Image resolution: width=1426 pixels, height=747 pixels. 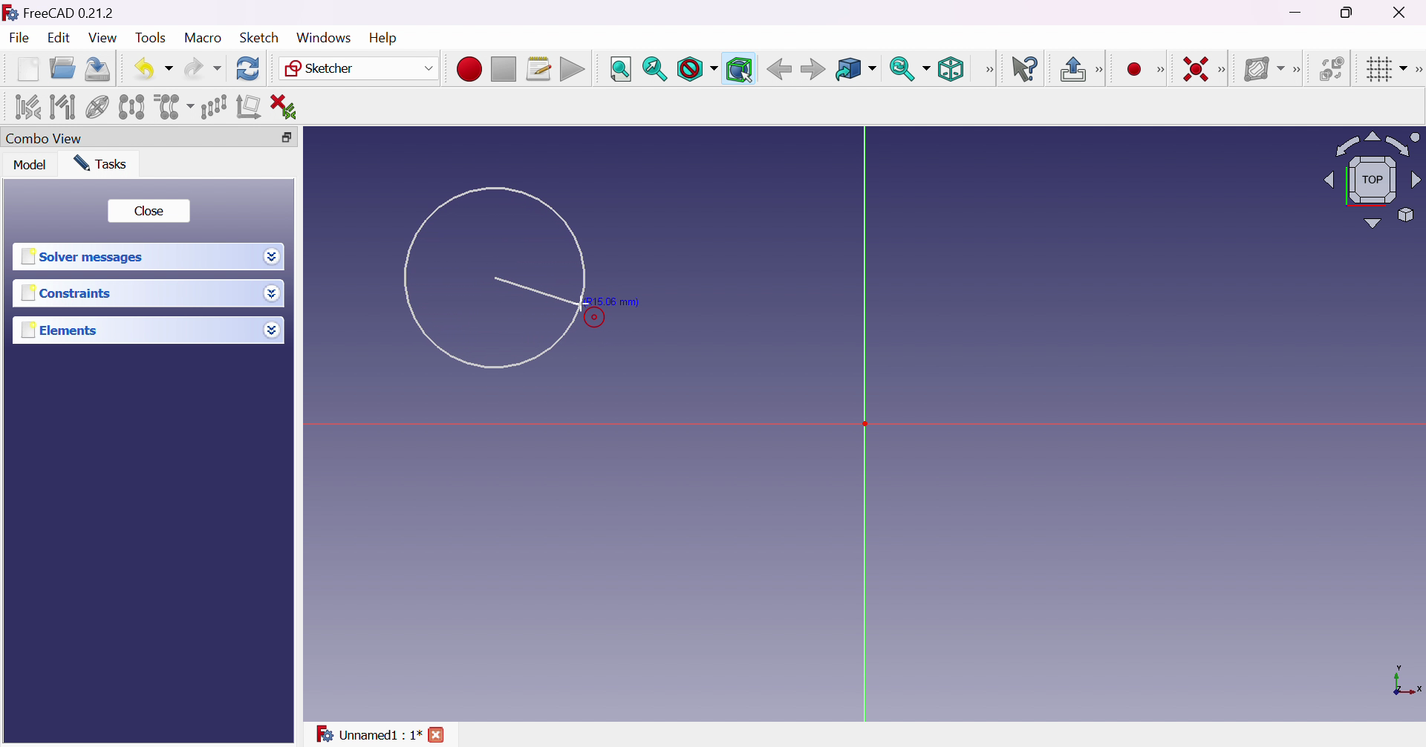 What do you see at coordinates (1299, 13) in the screenshot?
I see `Minimize` at bounding box center [1299, 13].